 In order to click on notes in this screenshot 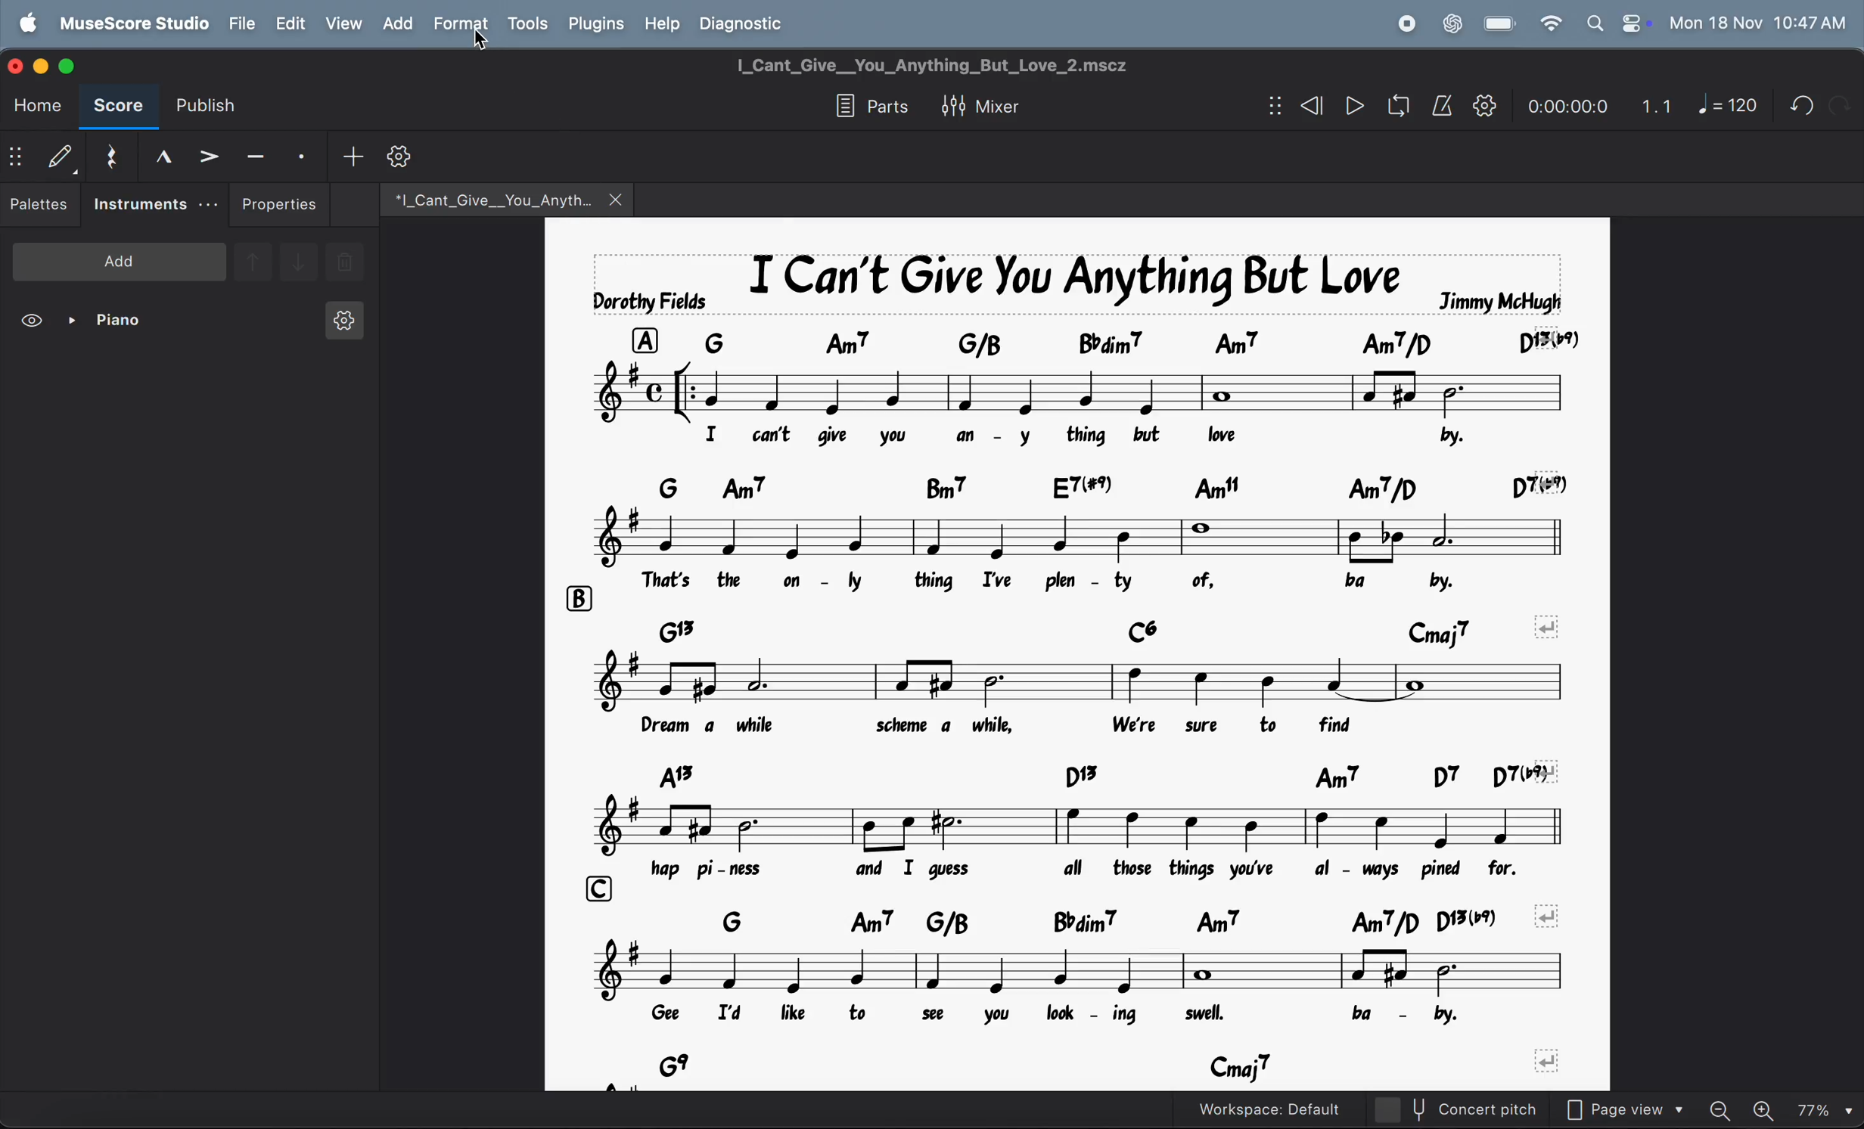, I will do `click(1082, 972)`.